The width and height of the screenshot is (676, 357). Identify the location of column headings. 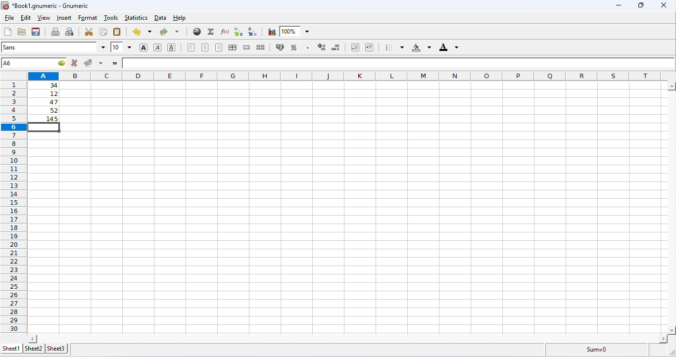
(348, 76).